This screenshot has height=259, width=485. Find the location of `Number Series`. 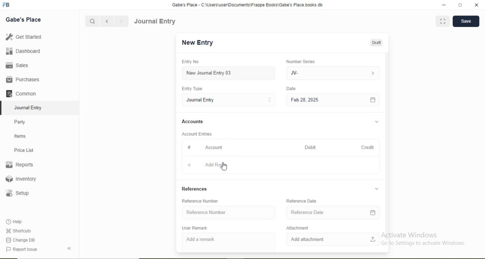

Number Series is located at coordinates (300, 62).